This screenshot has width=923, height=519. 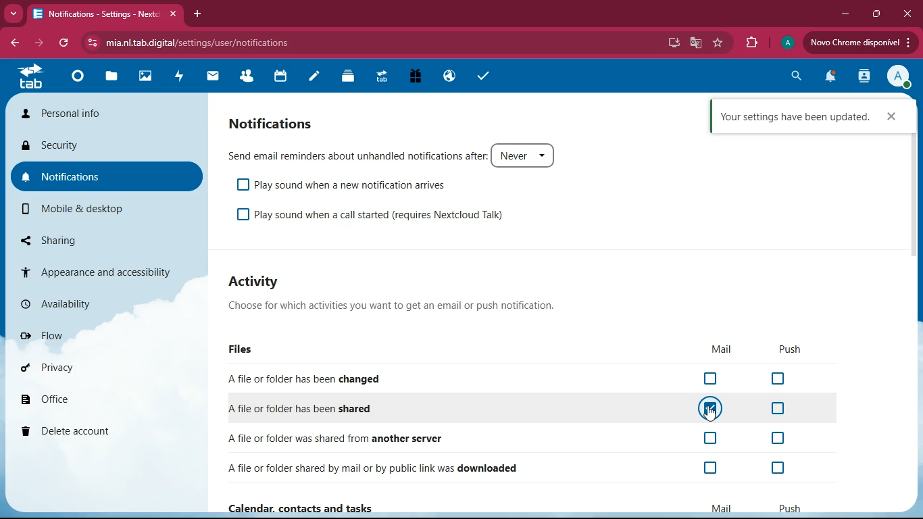 I want to click on Calendar, contacts and tasks, so click(x=301, y=509).